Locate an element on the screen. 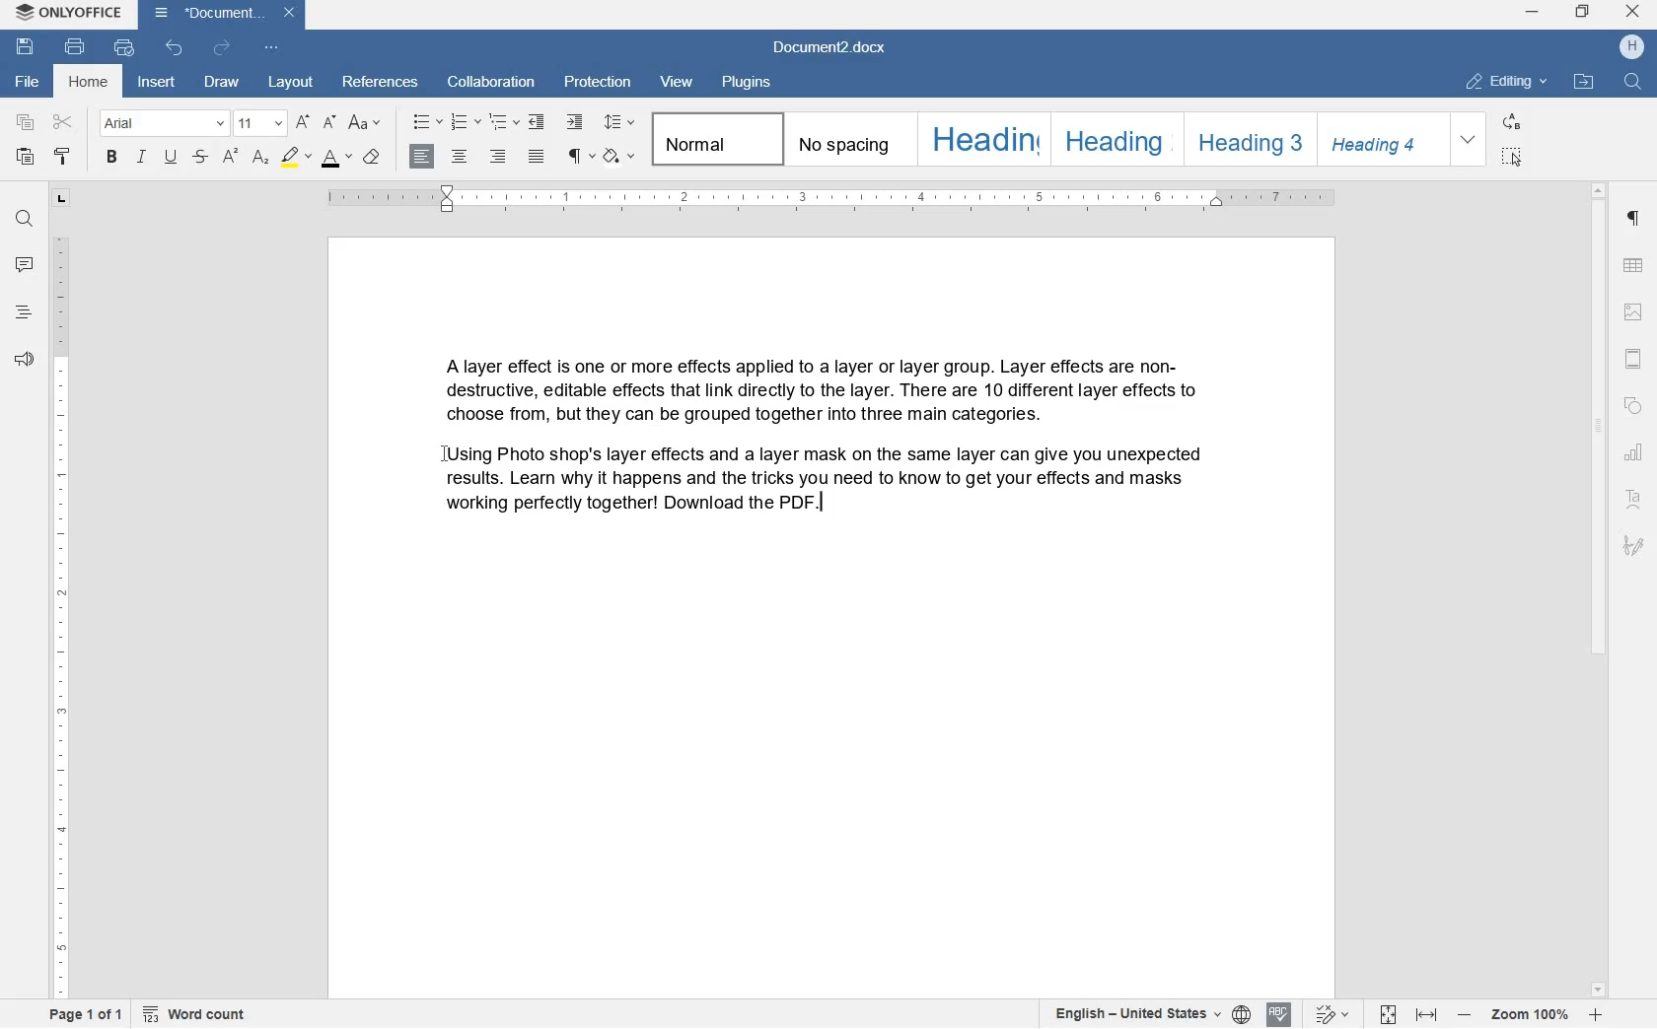  COPY is located at coordinates (25, 123).